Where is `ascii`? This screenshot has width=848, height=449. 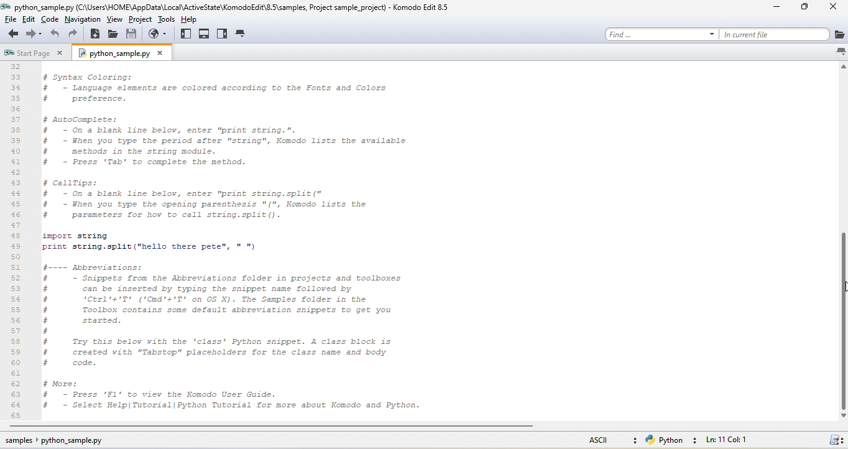
ascii is located at coordinates (605, 439).